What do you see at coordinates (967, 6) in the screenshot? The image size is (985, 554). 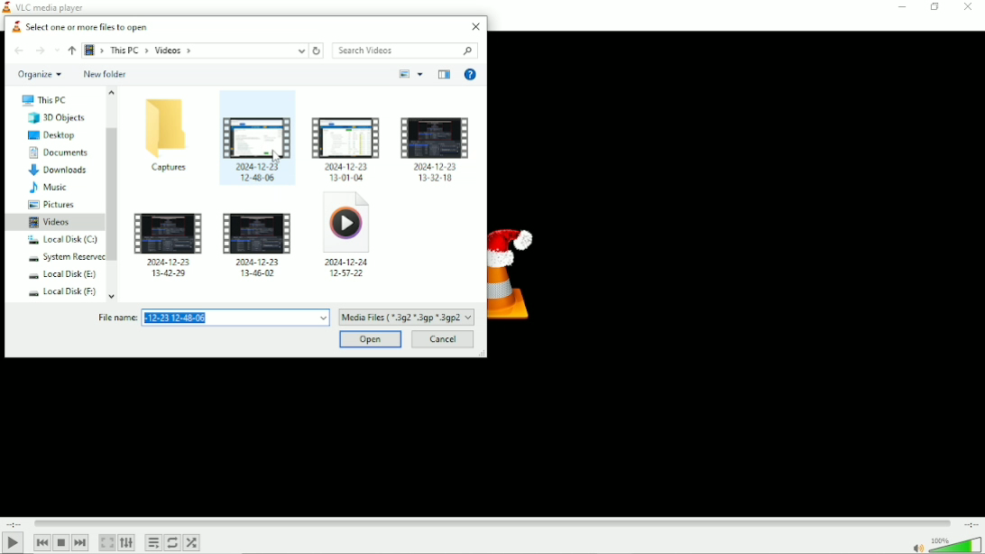 I see `Close` at bounding box center [967, 6].